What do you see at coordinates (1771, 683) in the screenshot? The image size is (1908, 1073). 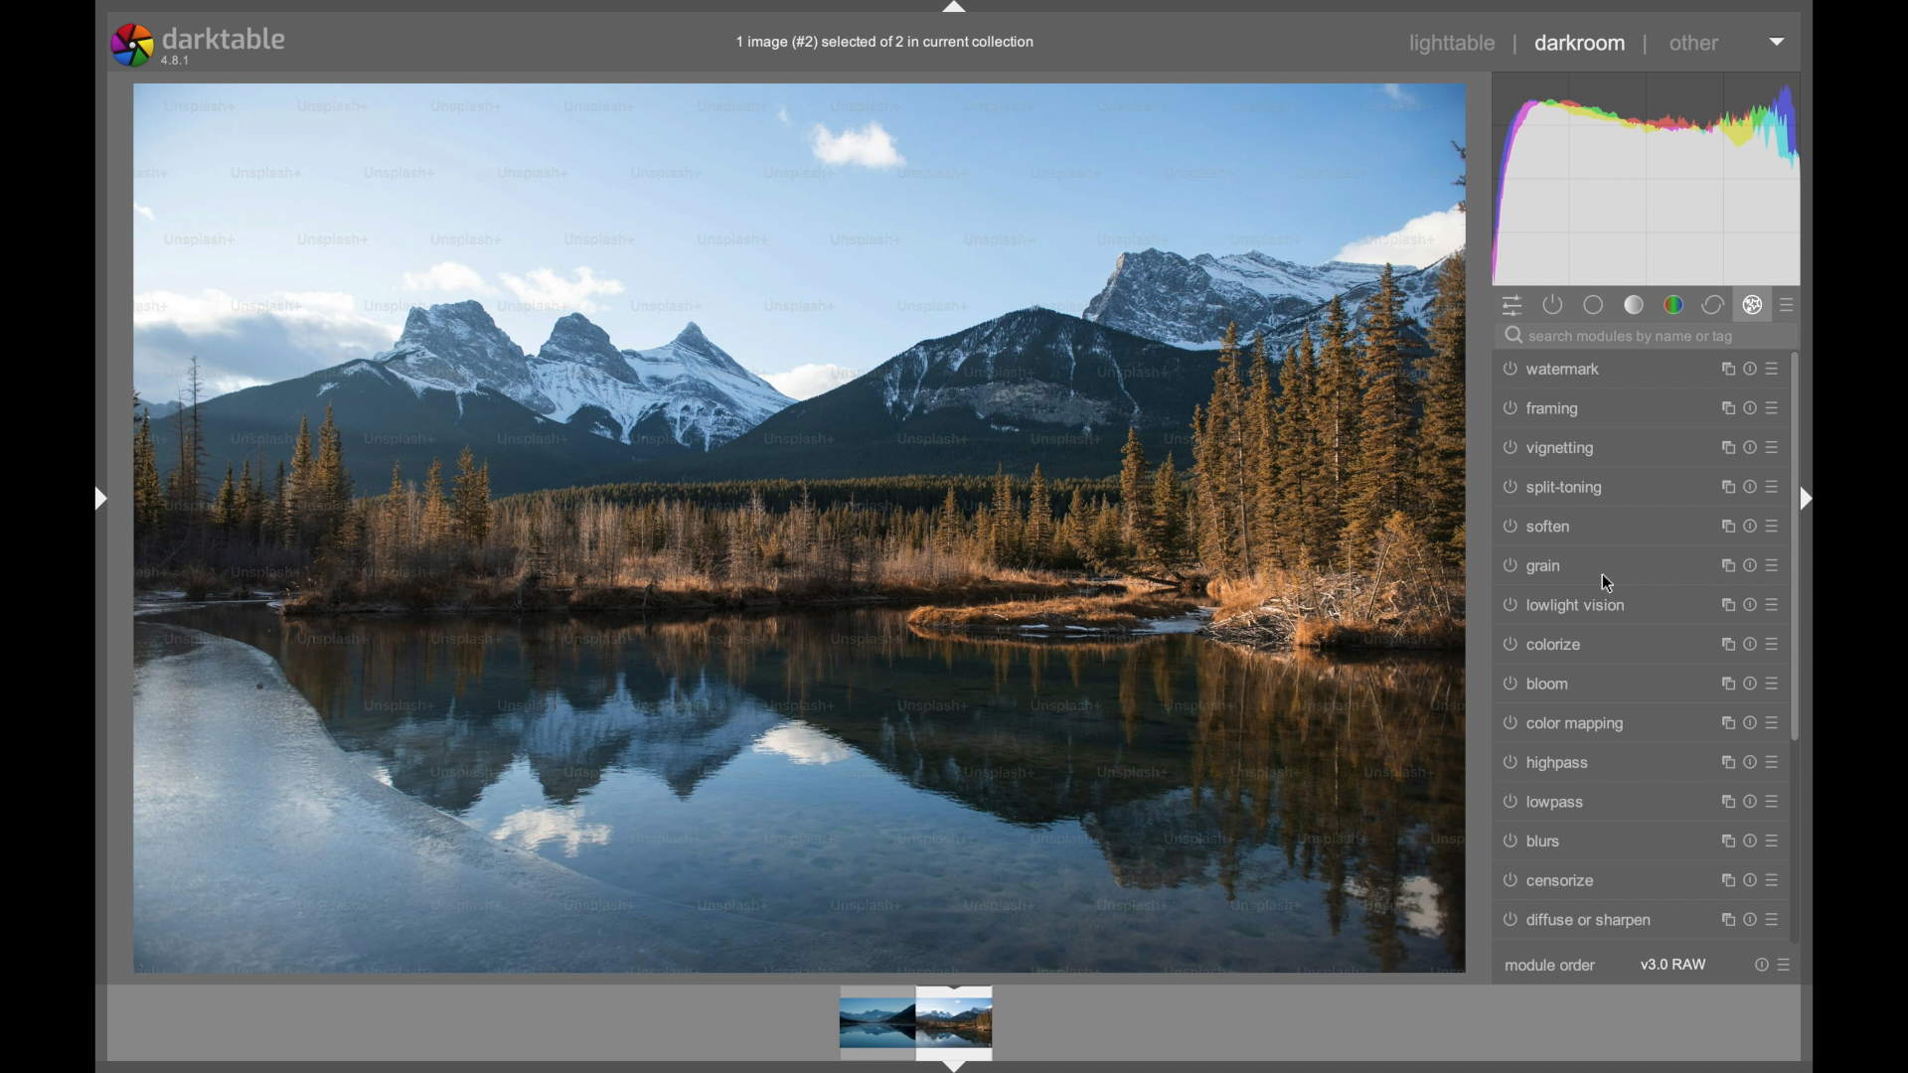 I see `prestets` at bounding box center [1771, 683].